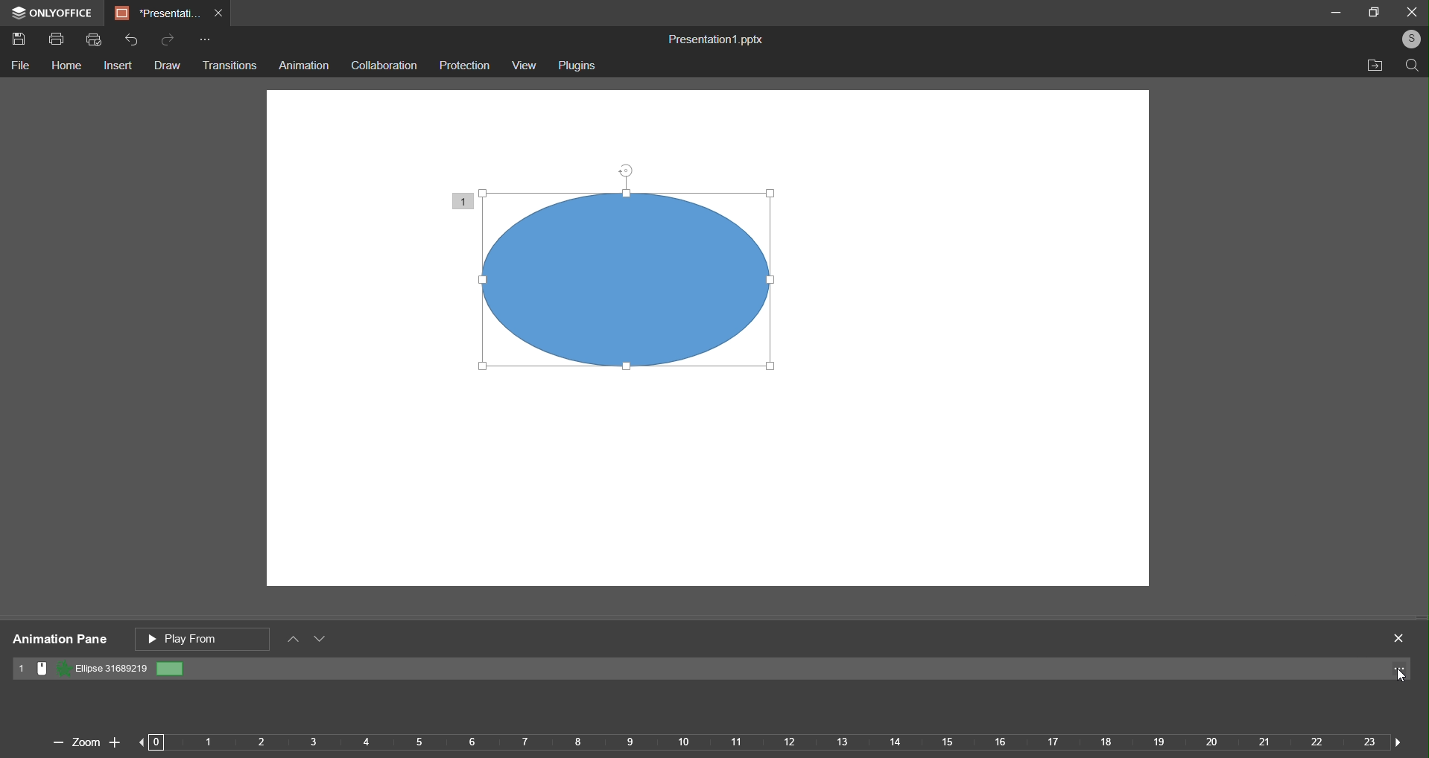 The image size is (1429, 758). What do you see at coordinates (152, 742) in the screenshot?
I see `previous` at bounding box center [152, 742].